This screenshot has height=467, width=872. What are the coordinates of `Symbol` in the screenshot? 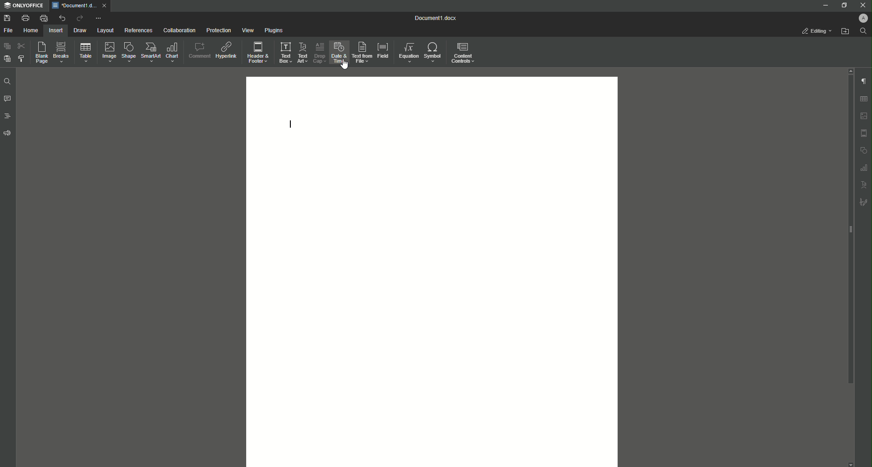 It's located at (434, 53).